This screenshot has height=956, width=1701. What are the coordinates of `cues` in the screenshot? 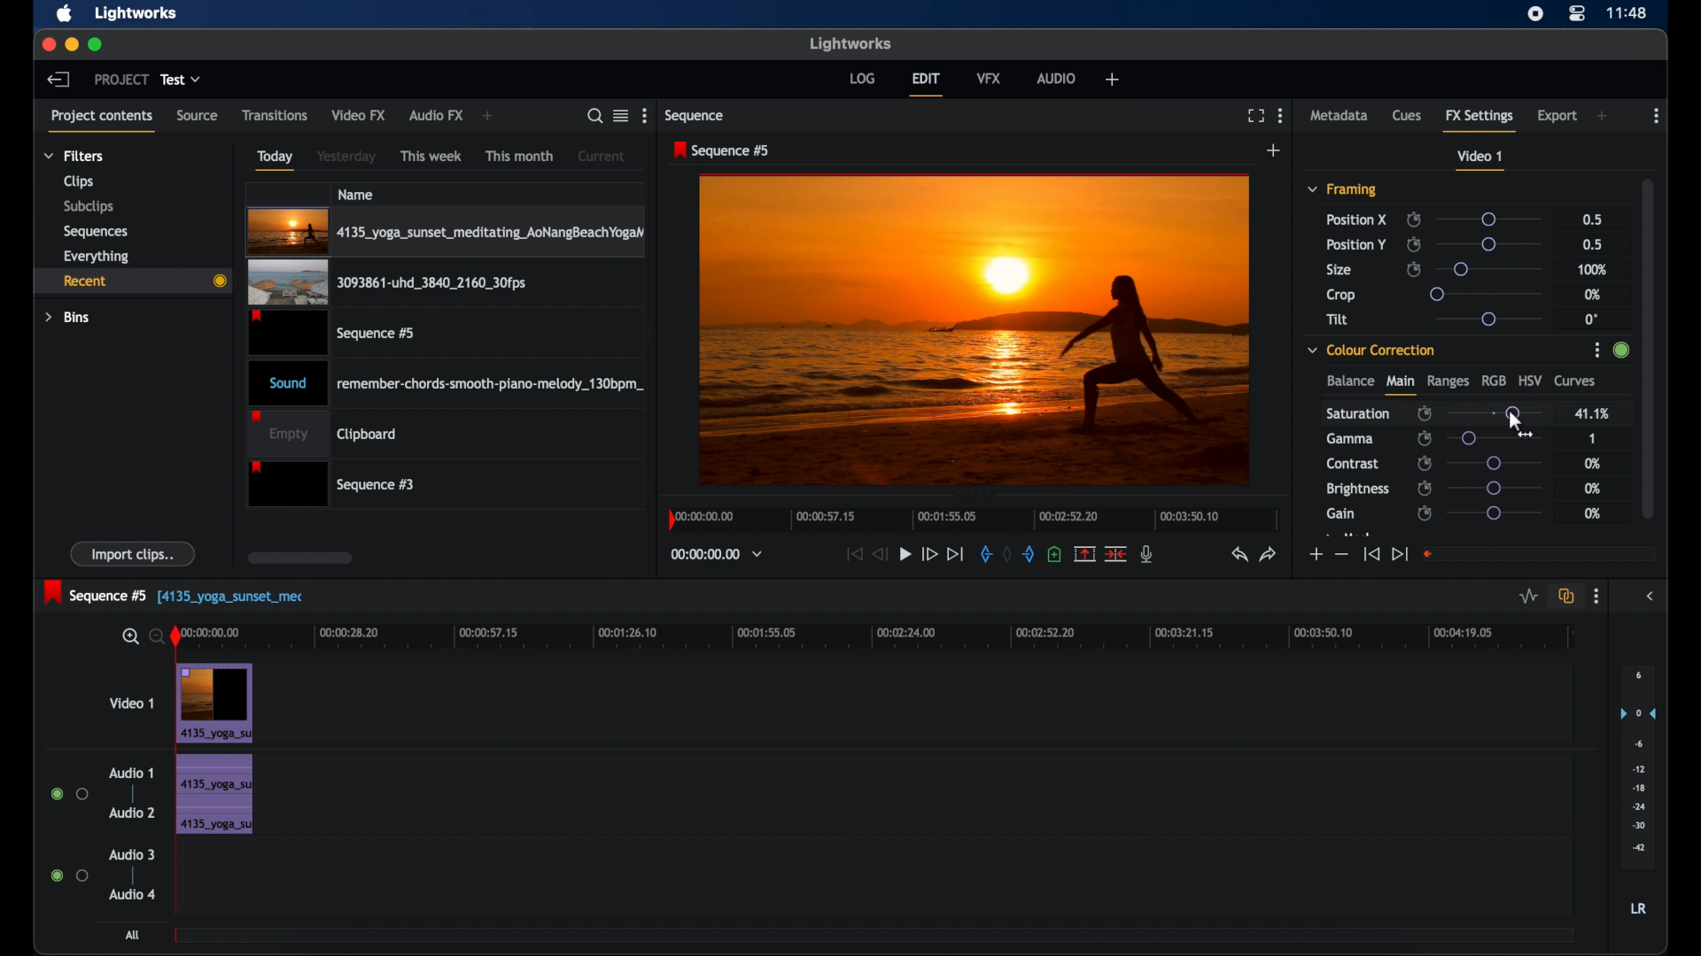 It's located at (1408, 116).